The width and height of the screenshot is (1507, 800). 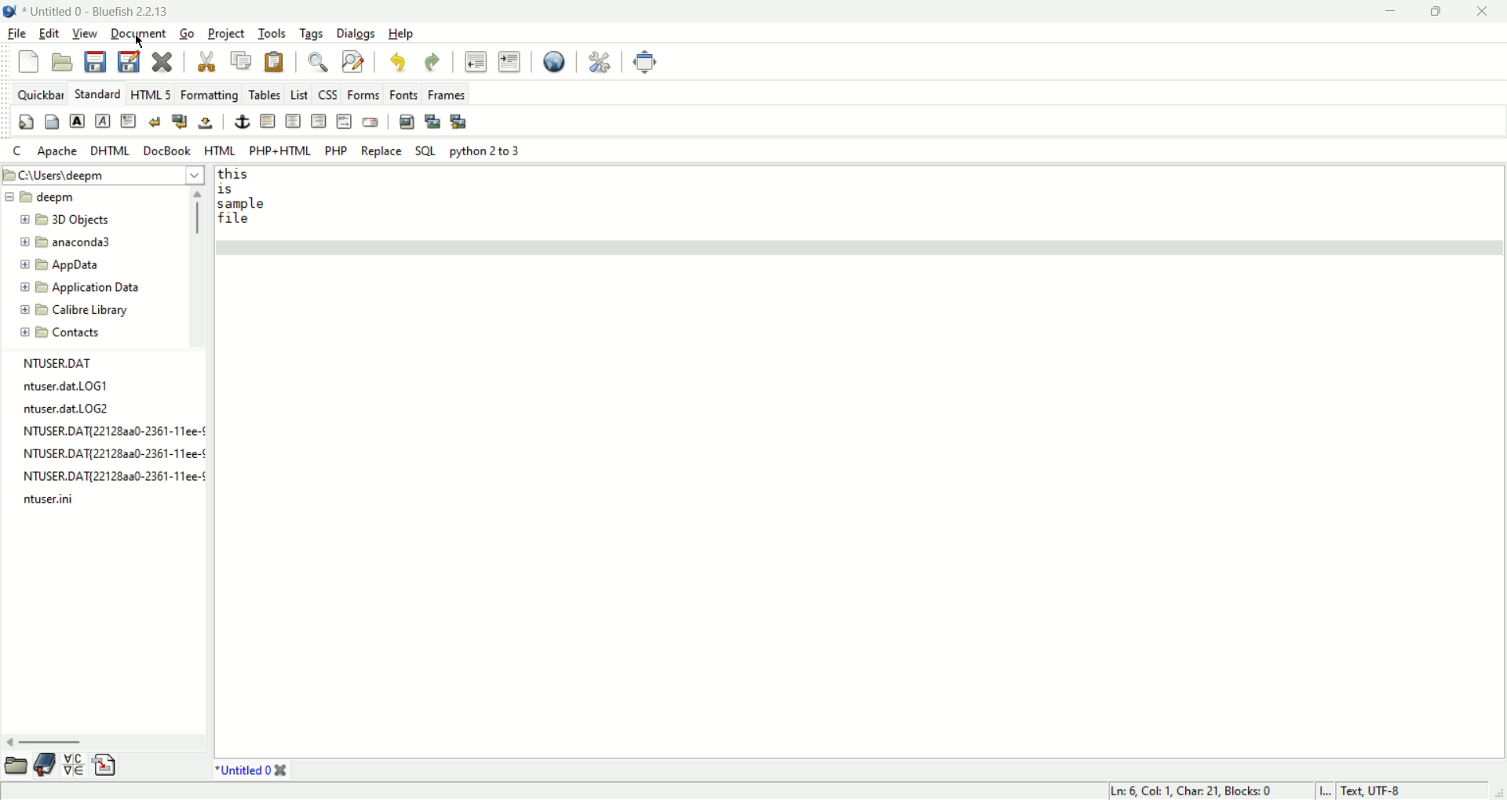 What do you see at coordinates (431, 120) in the screenshot?
I see `insert thumbnail` at bounding box center [431, 120].